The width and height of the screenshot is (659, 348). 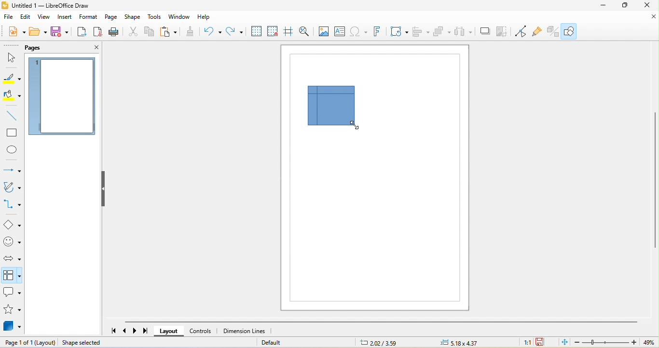 What do you see at coordinates (554, 32) in the screenshot?
I see `toggle extrusion` at bounding box center [554, 32].